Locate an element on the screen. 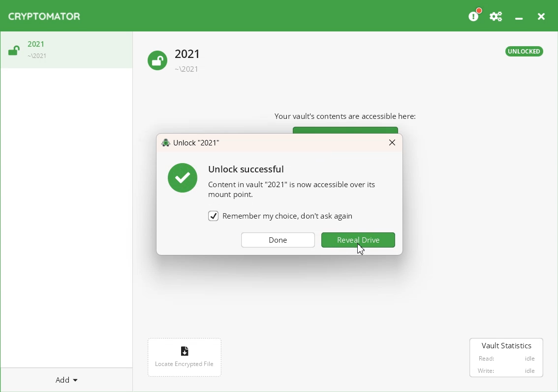 The image size is (558, 392). Text is located at coordinates (191, 143).